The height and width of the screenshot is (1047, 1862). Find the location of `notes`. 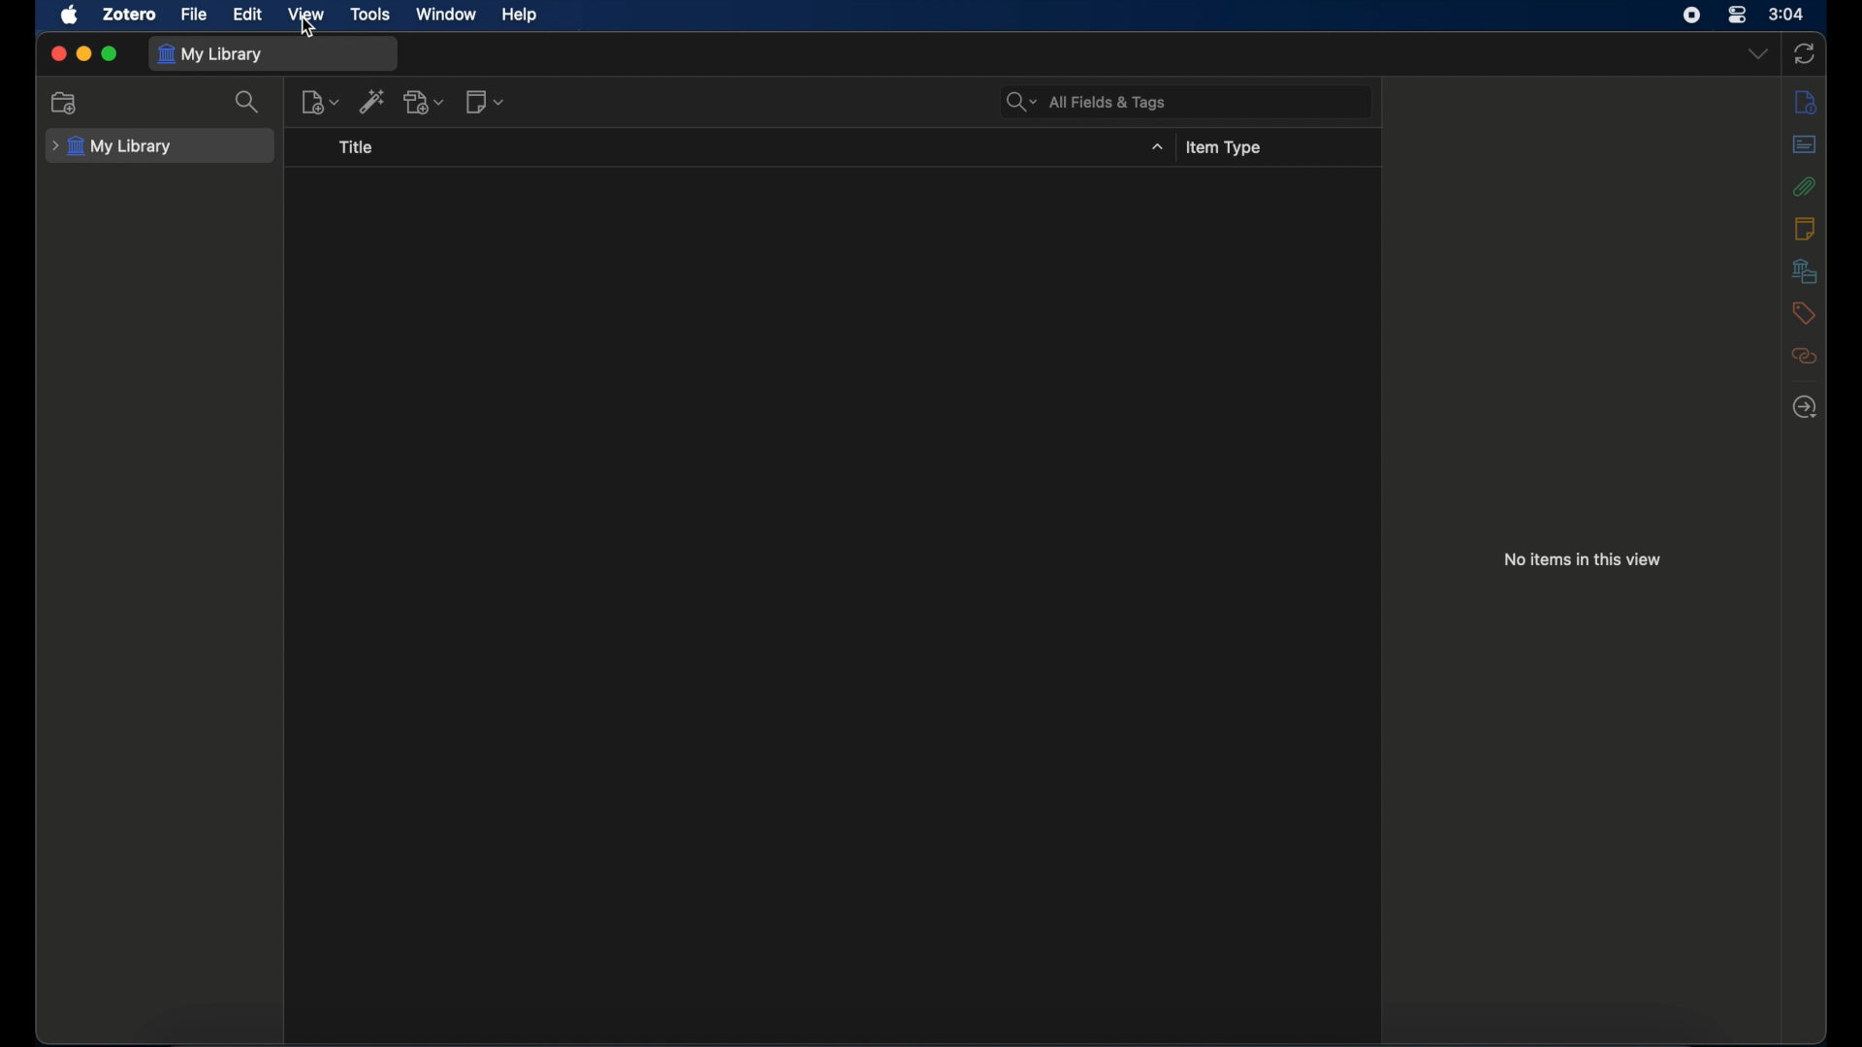

notes is located at coordinates (1805, 228).